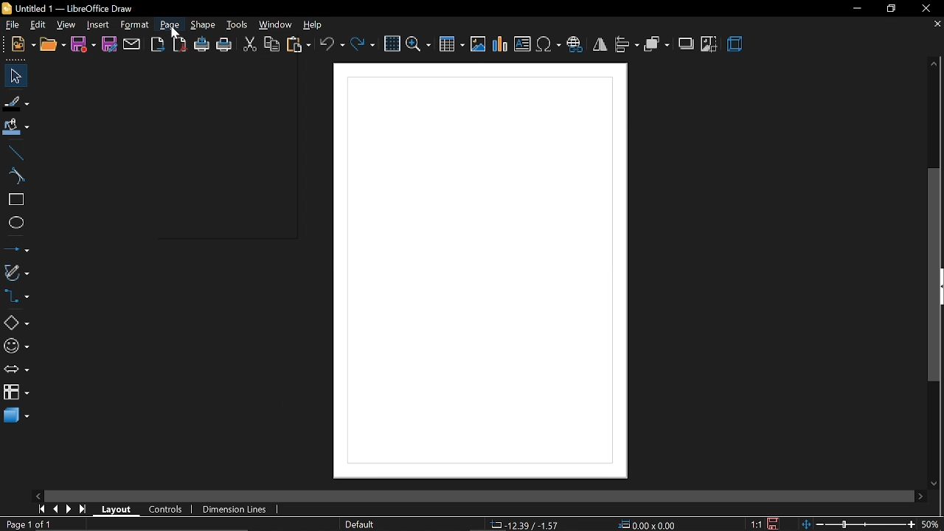  What do you see at coordinates (736, 44) in the screenshot?
I see `3d effect` at bounding box center [736, 44].